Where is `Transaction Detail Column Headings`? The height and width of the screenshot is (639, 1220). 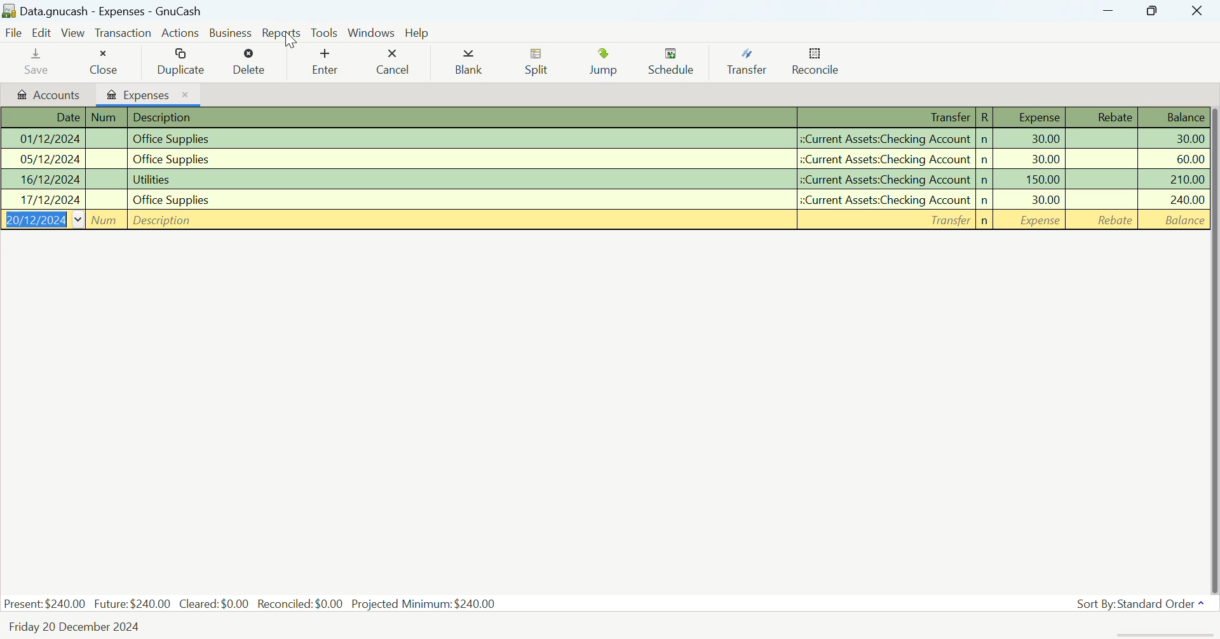
Transaction Detail Column Headings is located at coordinates (605, 118).